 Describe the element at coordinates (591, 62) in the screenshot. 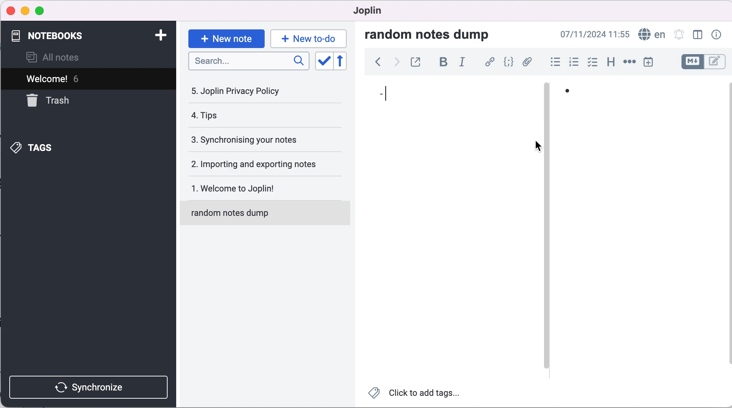

I see `check box` at that location.